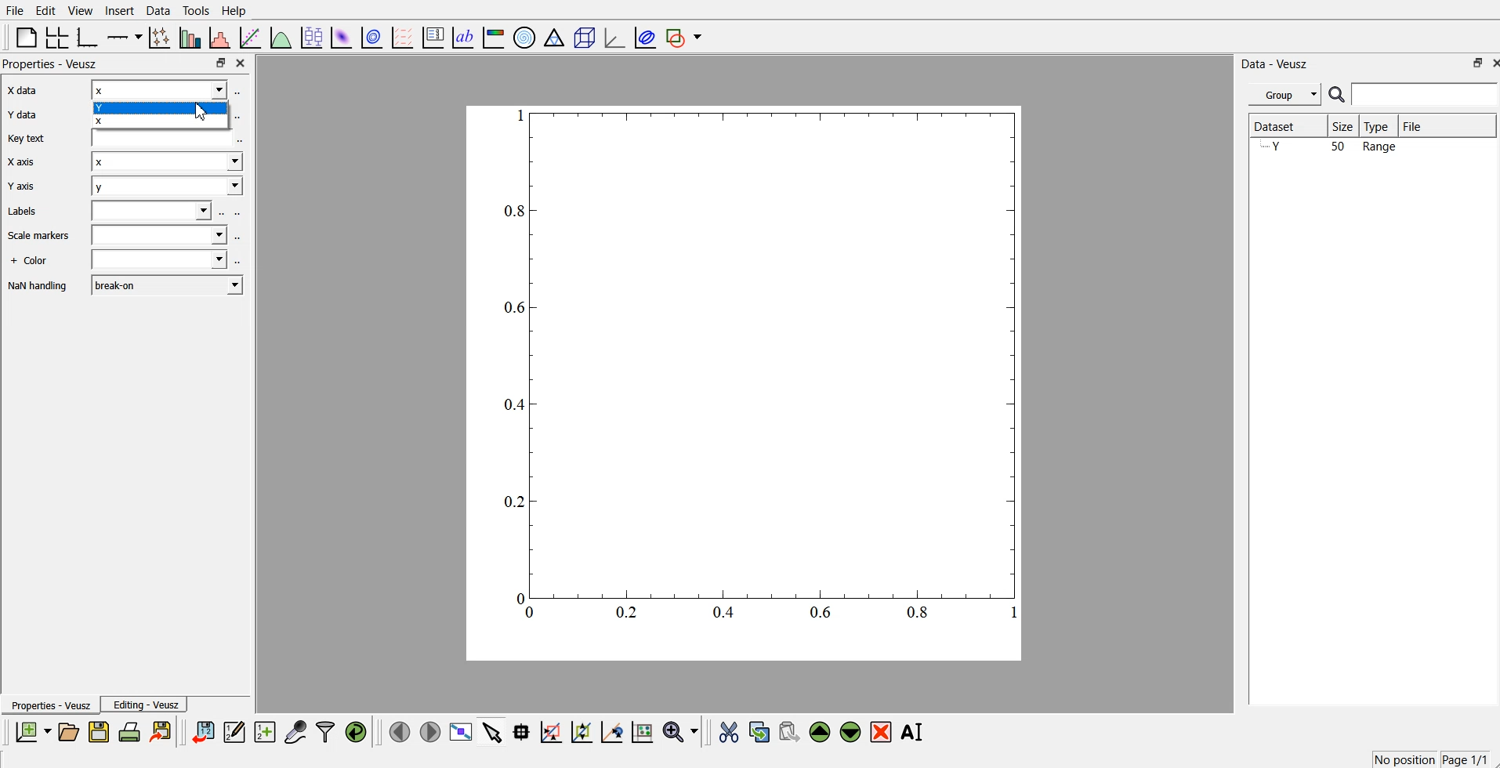 The image size is (1500, 768). I want to click on capture remote data, so click(295, 733).